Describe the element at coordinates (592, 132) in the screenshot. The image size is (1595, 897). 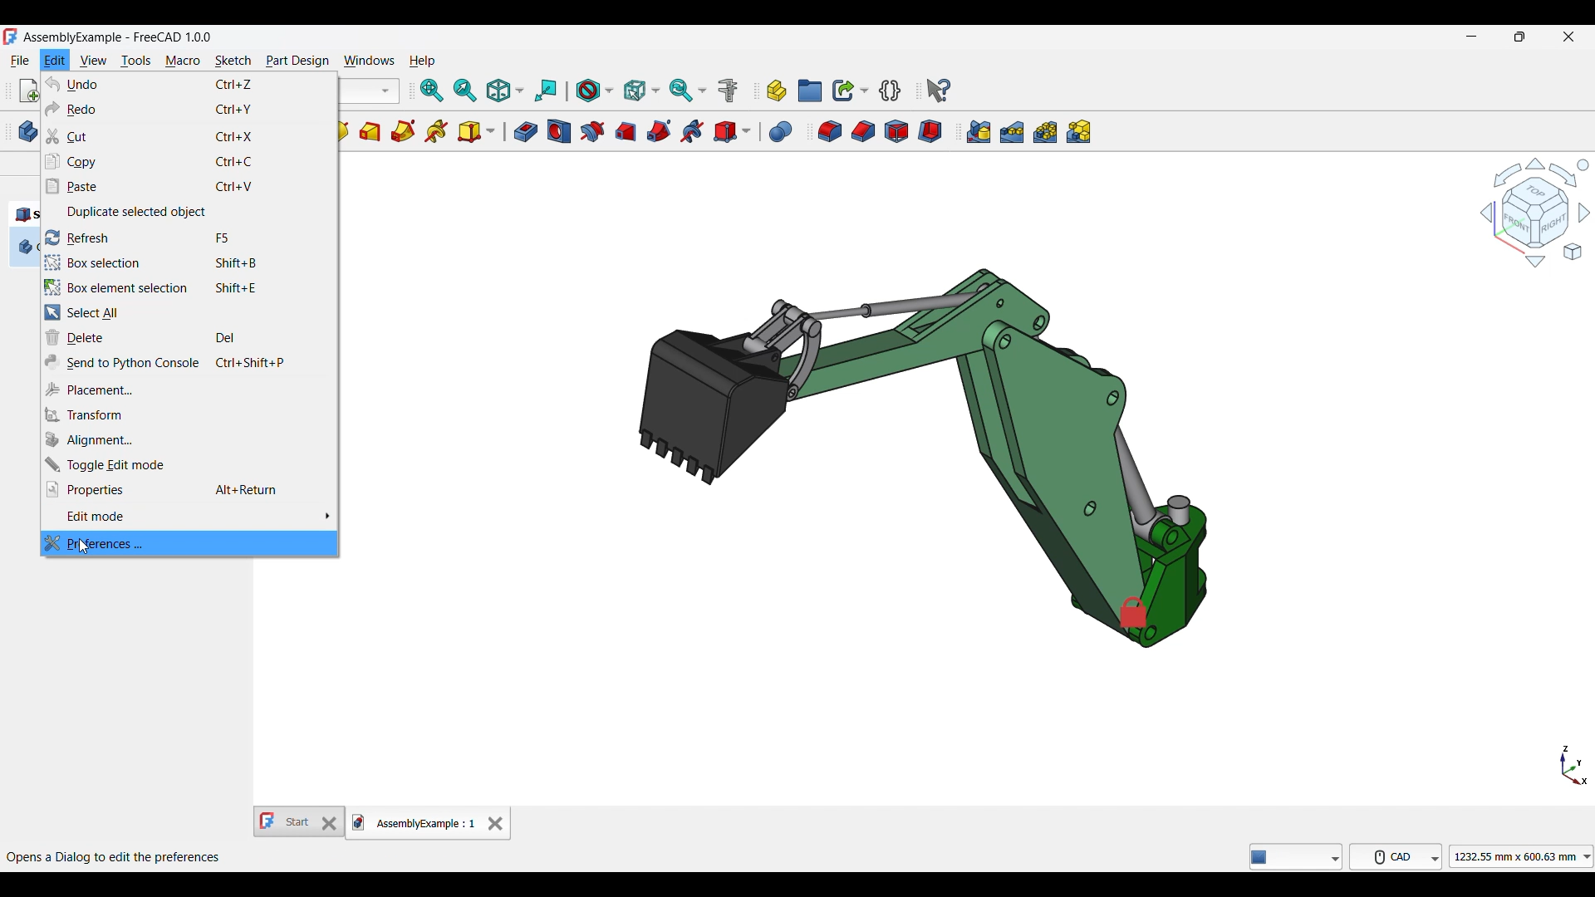
I see `Groove` at that location.